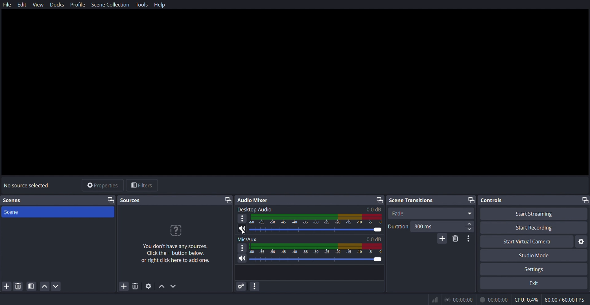 The image size is (590, 305). What do you see at coordinates (253, 199) in the screenshot?
I see `audio mixer` at bounding box center [253, 199].